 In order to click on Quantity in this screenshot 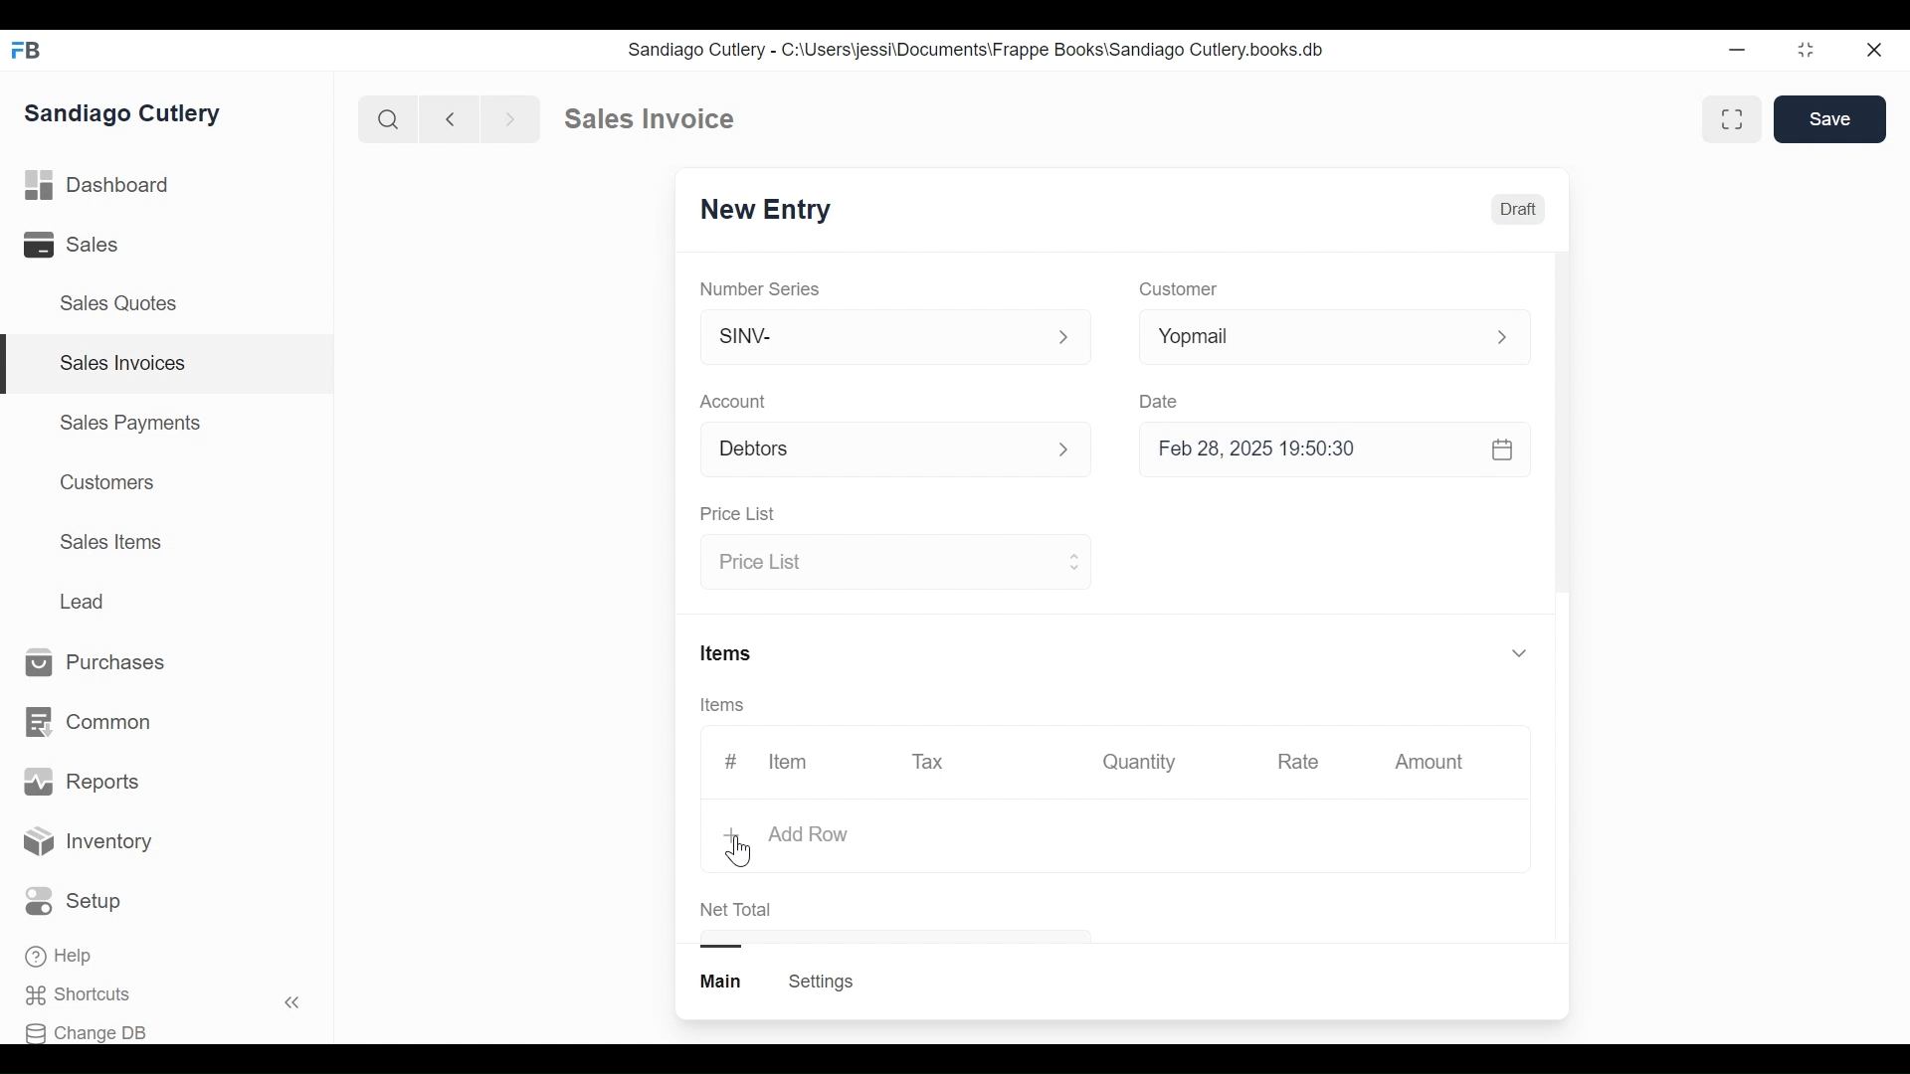, I will do `click(1141, 762)`.